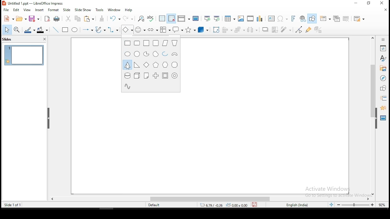 The image size is (390, 219). What do you see at coordinates (237, 205) in the screenshot?
I see `0.00x 0.00` at bounding box center [237, 205].